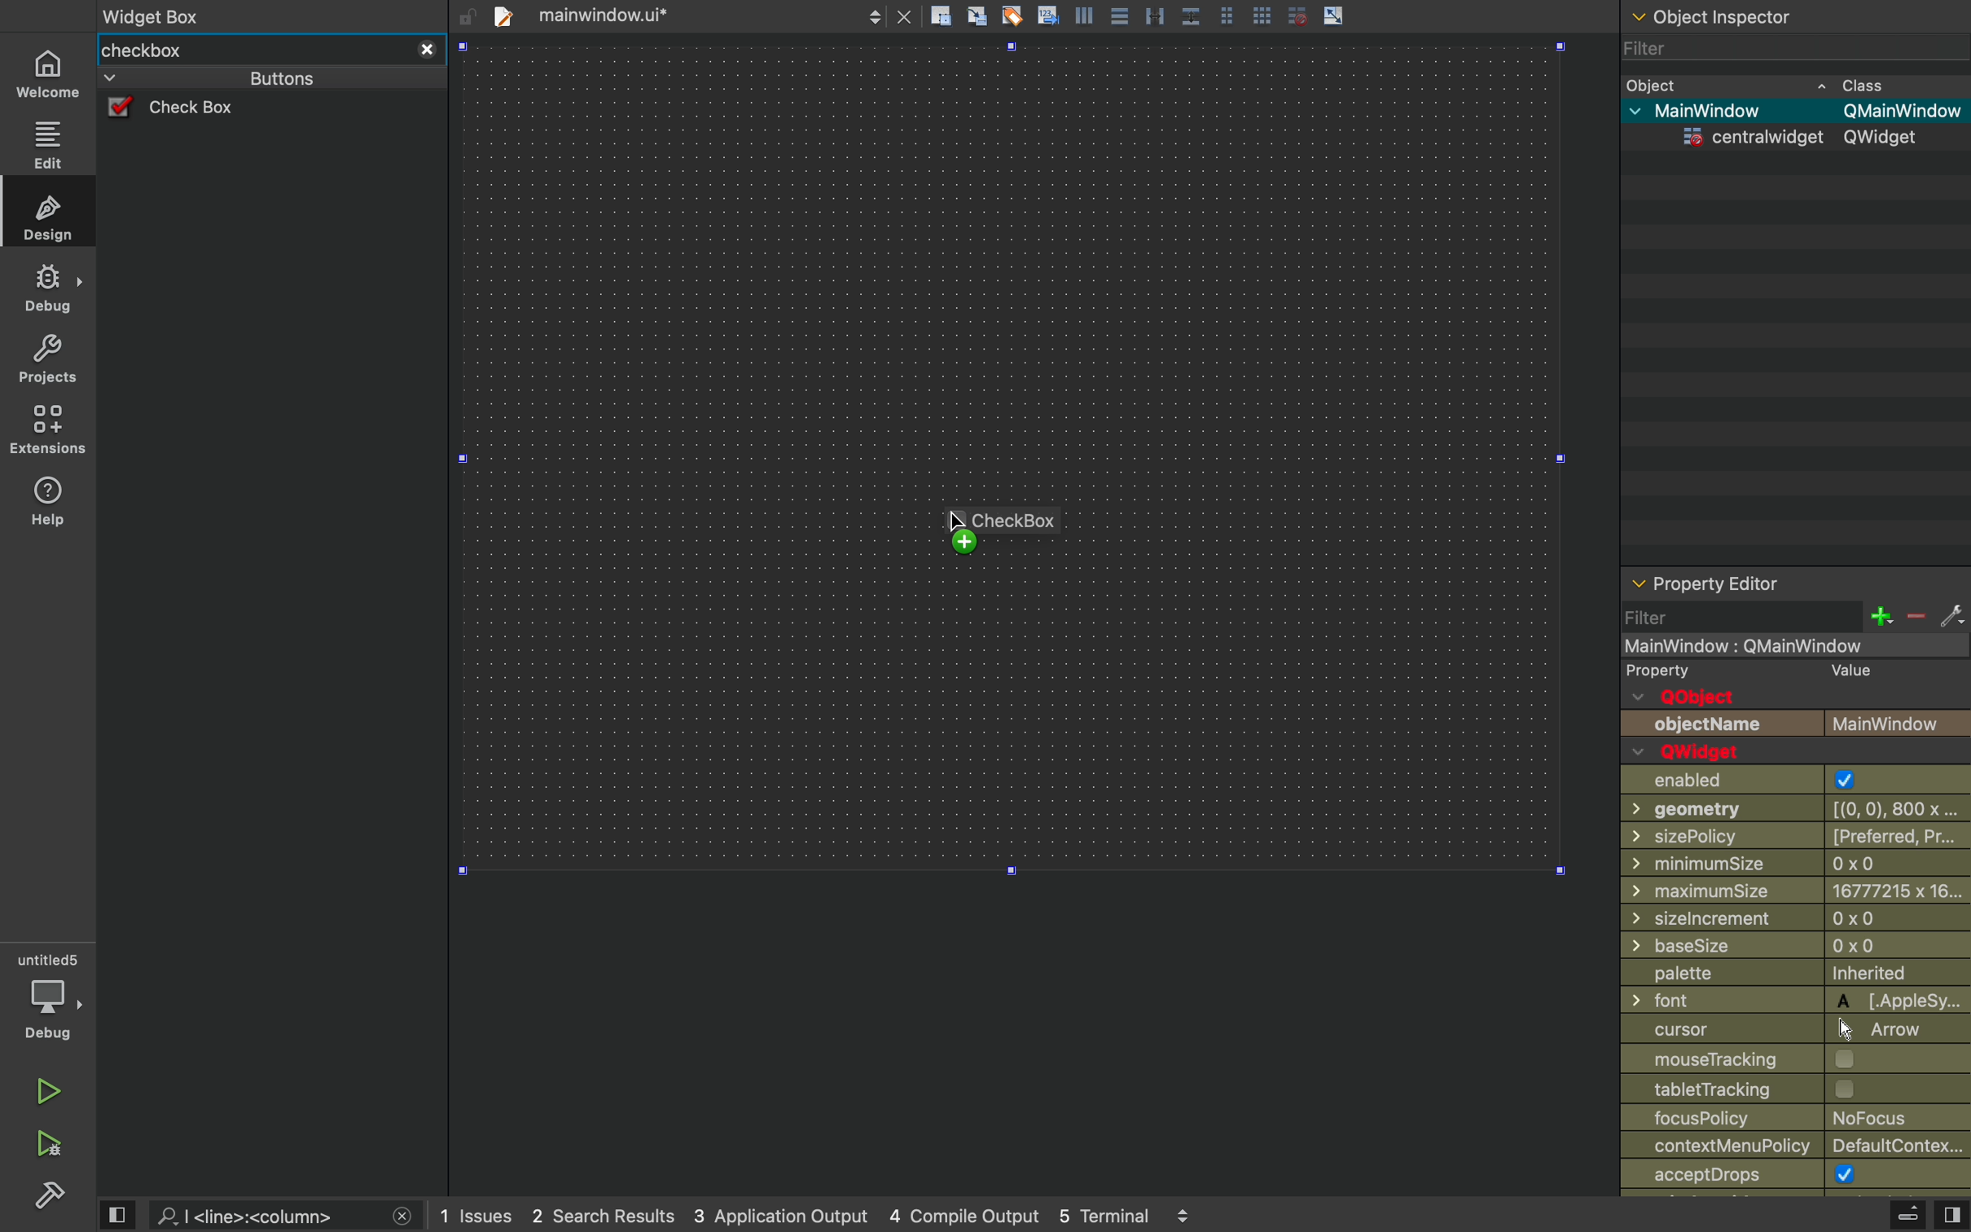 The width and height of the screenshot is (1971, 1232). Describe the element at coordinates (941, 15) in the screenshot. I see `create rectangle` at that location.